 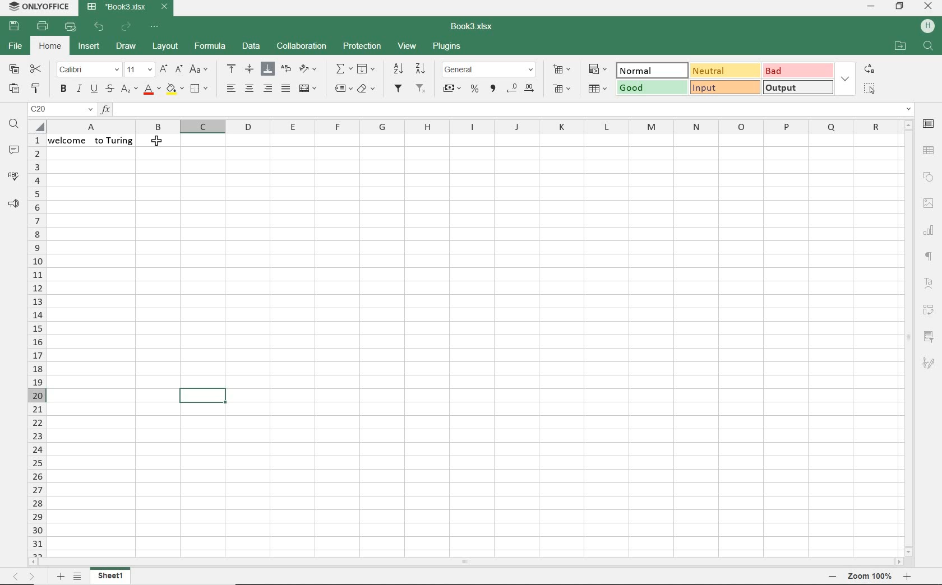 I want to click on SELECT ALL, so click(x=870, y=89).